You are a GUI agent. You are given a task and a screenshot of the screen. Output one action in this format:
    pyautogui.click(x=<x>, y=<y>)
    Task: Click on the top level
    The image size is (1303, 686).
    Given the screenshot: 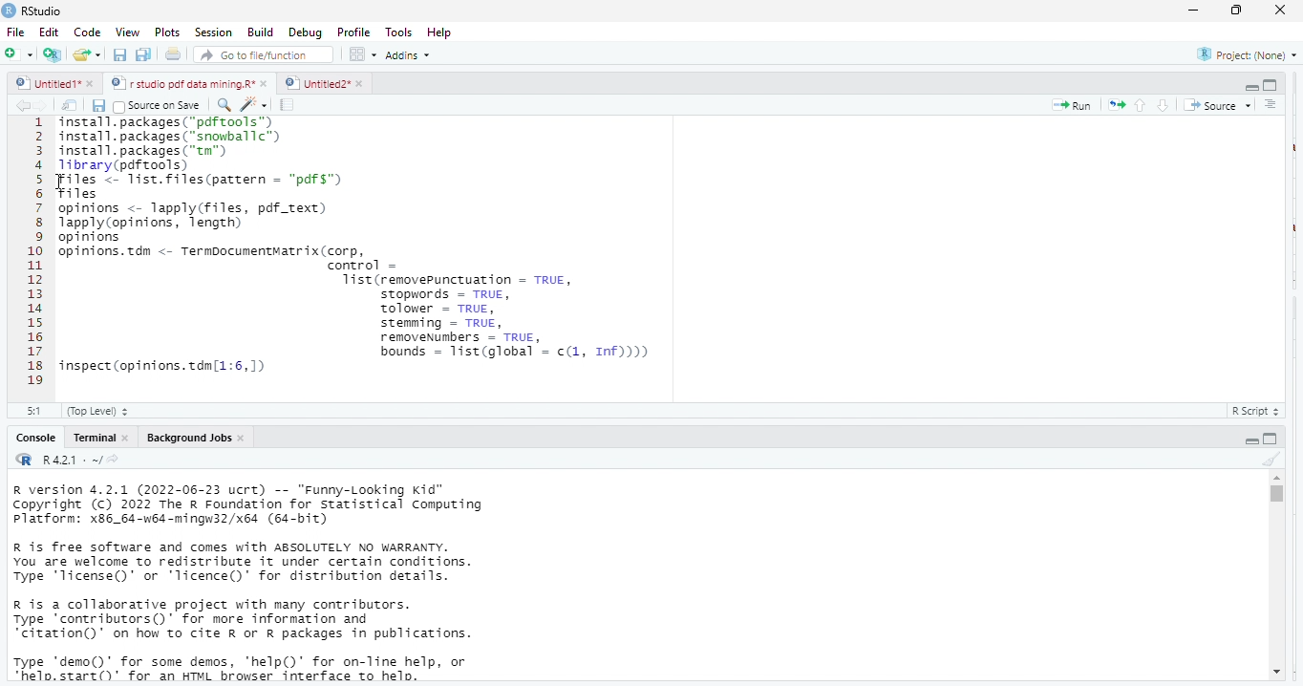 What is the action you would take?
    pyautogui.click(x=103, y=411)
    